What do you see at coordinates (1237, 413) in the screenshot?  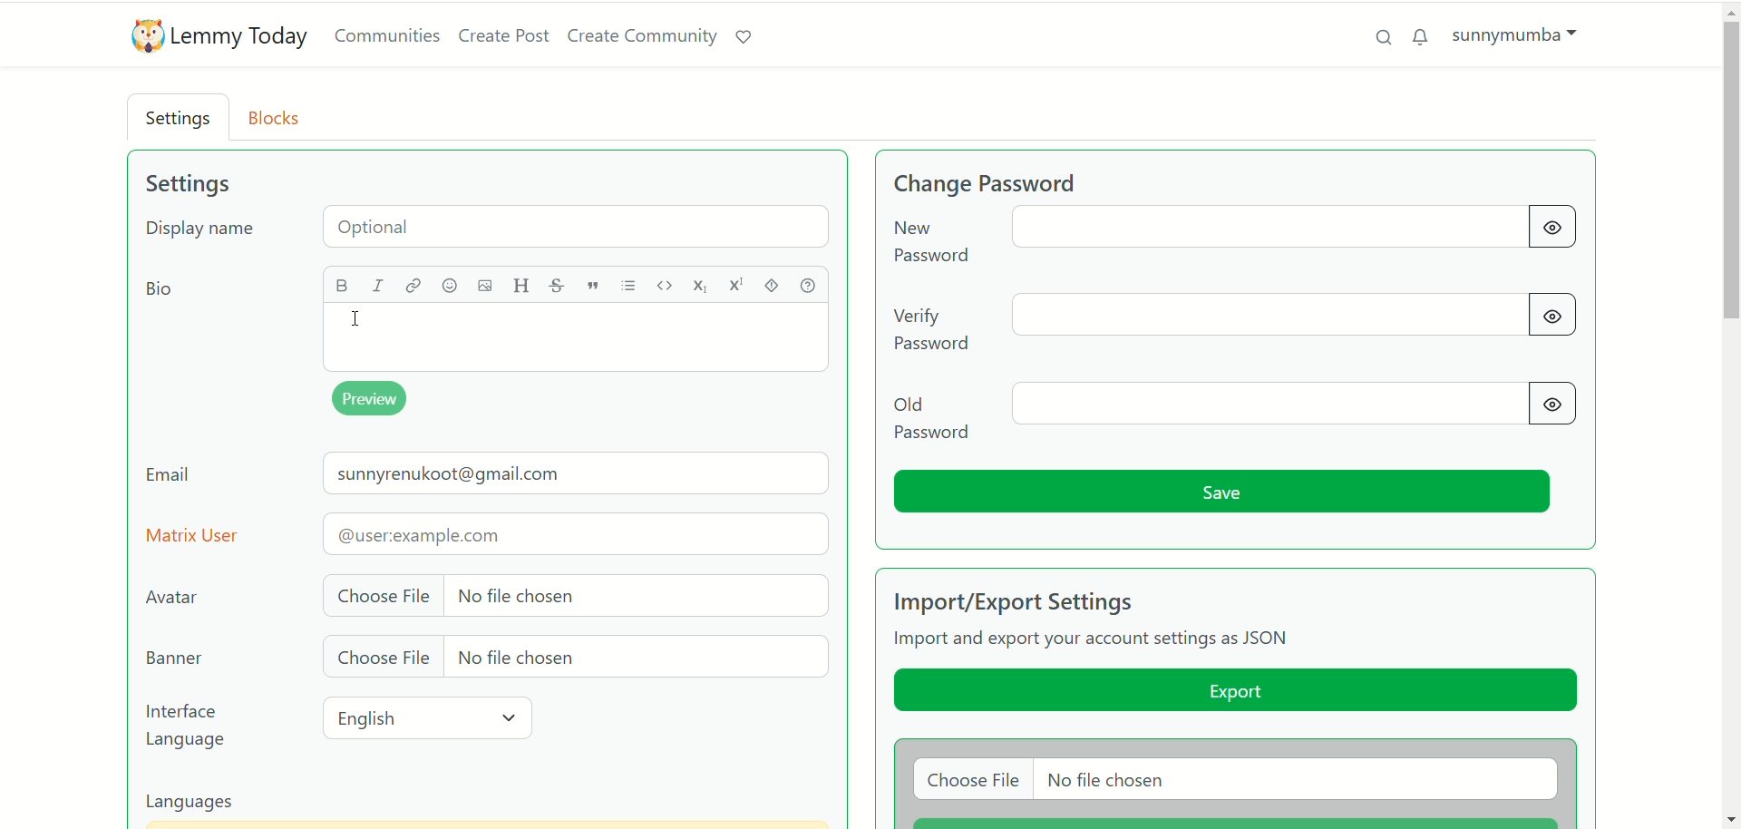 I see `old password` at bounding box center [1237, 413].